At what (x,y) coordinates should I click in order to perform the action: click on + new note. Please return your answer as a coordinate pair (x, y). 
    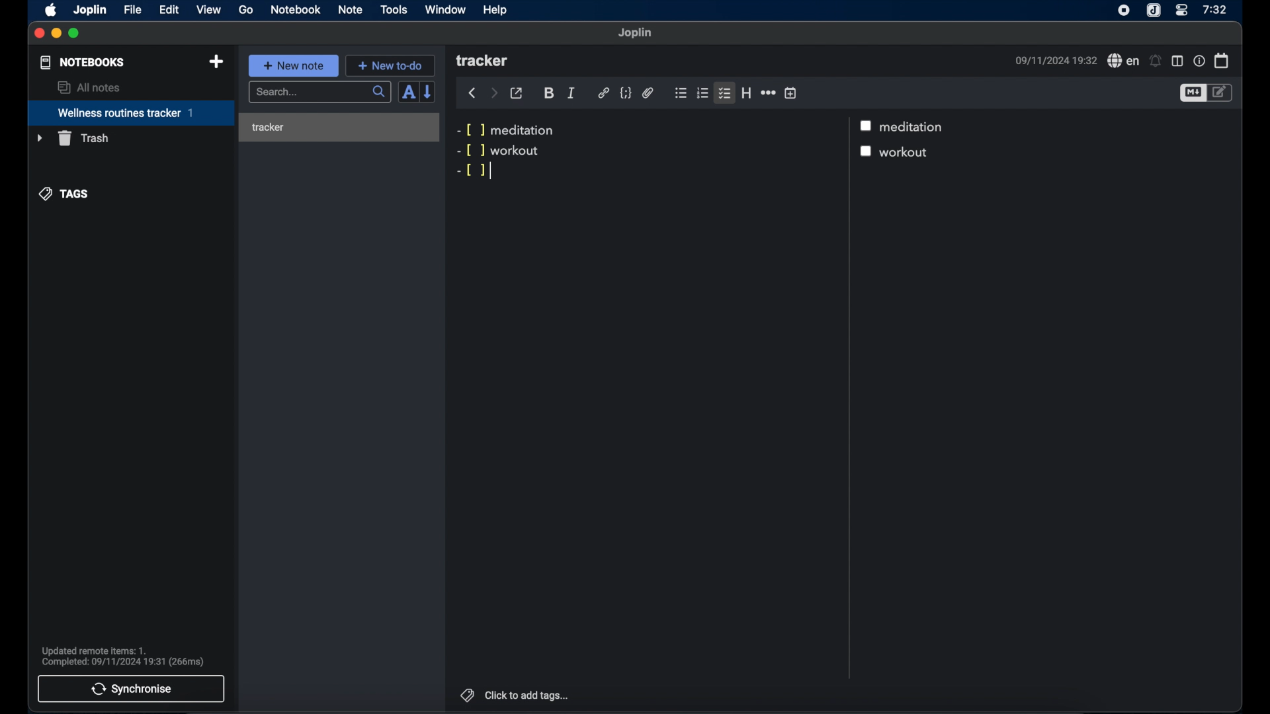
    Looking at the image, I should click on (294, 65).